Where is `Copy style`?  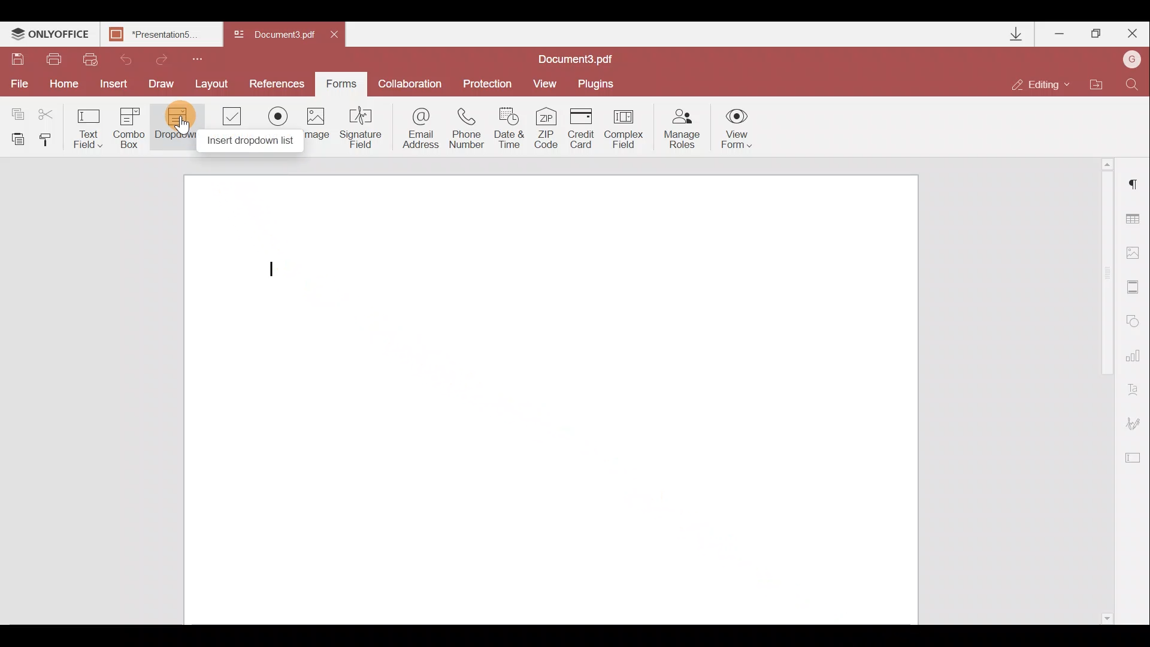
Copy style is located at coordinates (49, 139).